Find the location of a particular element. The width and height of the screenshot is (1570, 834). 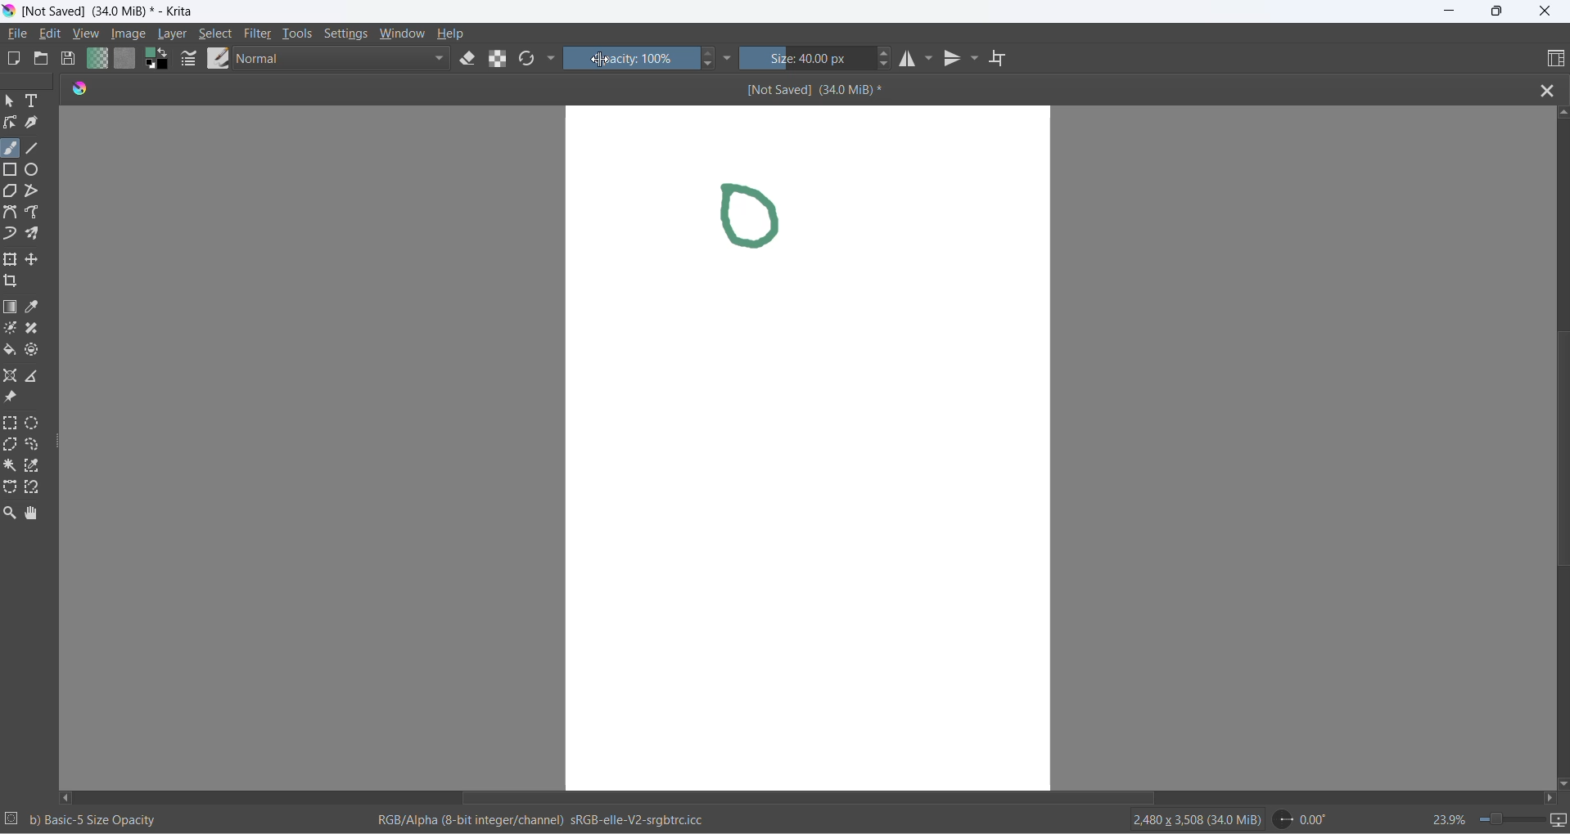

decrease opacity button is located at coordinates (711, 65).